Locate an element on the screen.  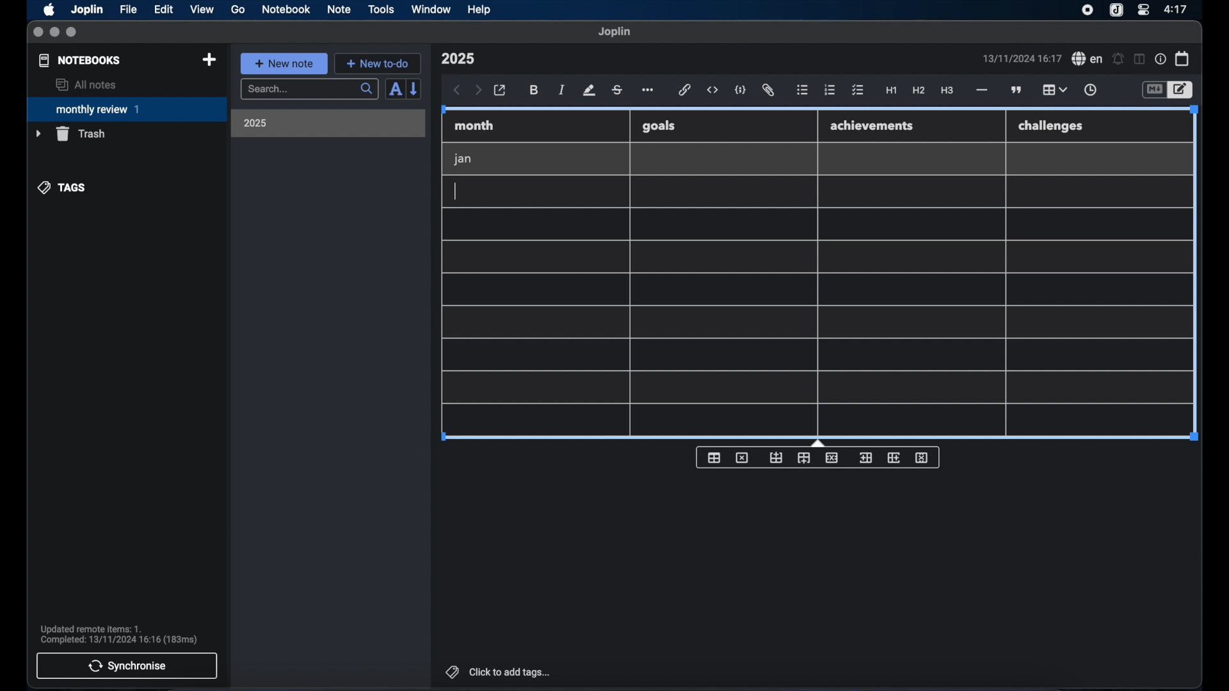
apple icon is located at coordinates (48, 10).